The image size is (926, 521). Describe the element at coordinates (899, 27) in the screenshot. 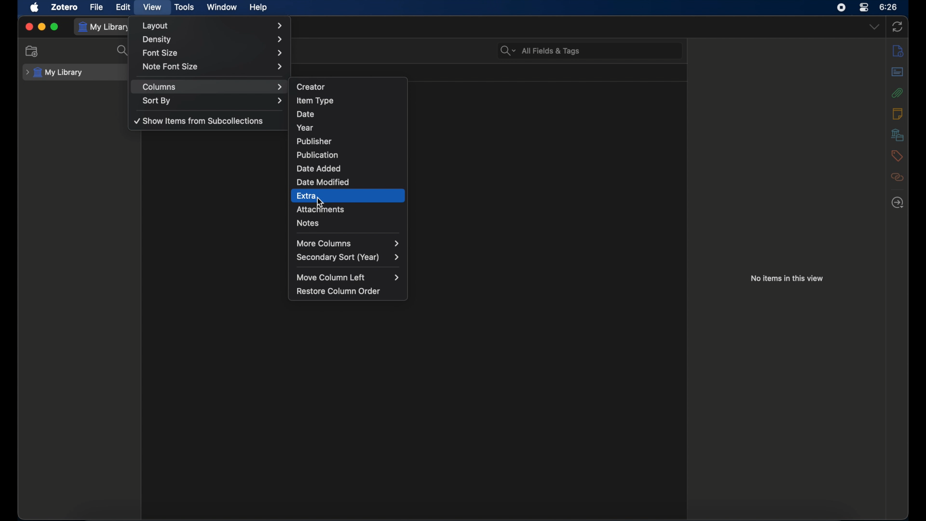

I see `sync` at that location.